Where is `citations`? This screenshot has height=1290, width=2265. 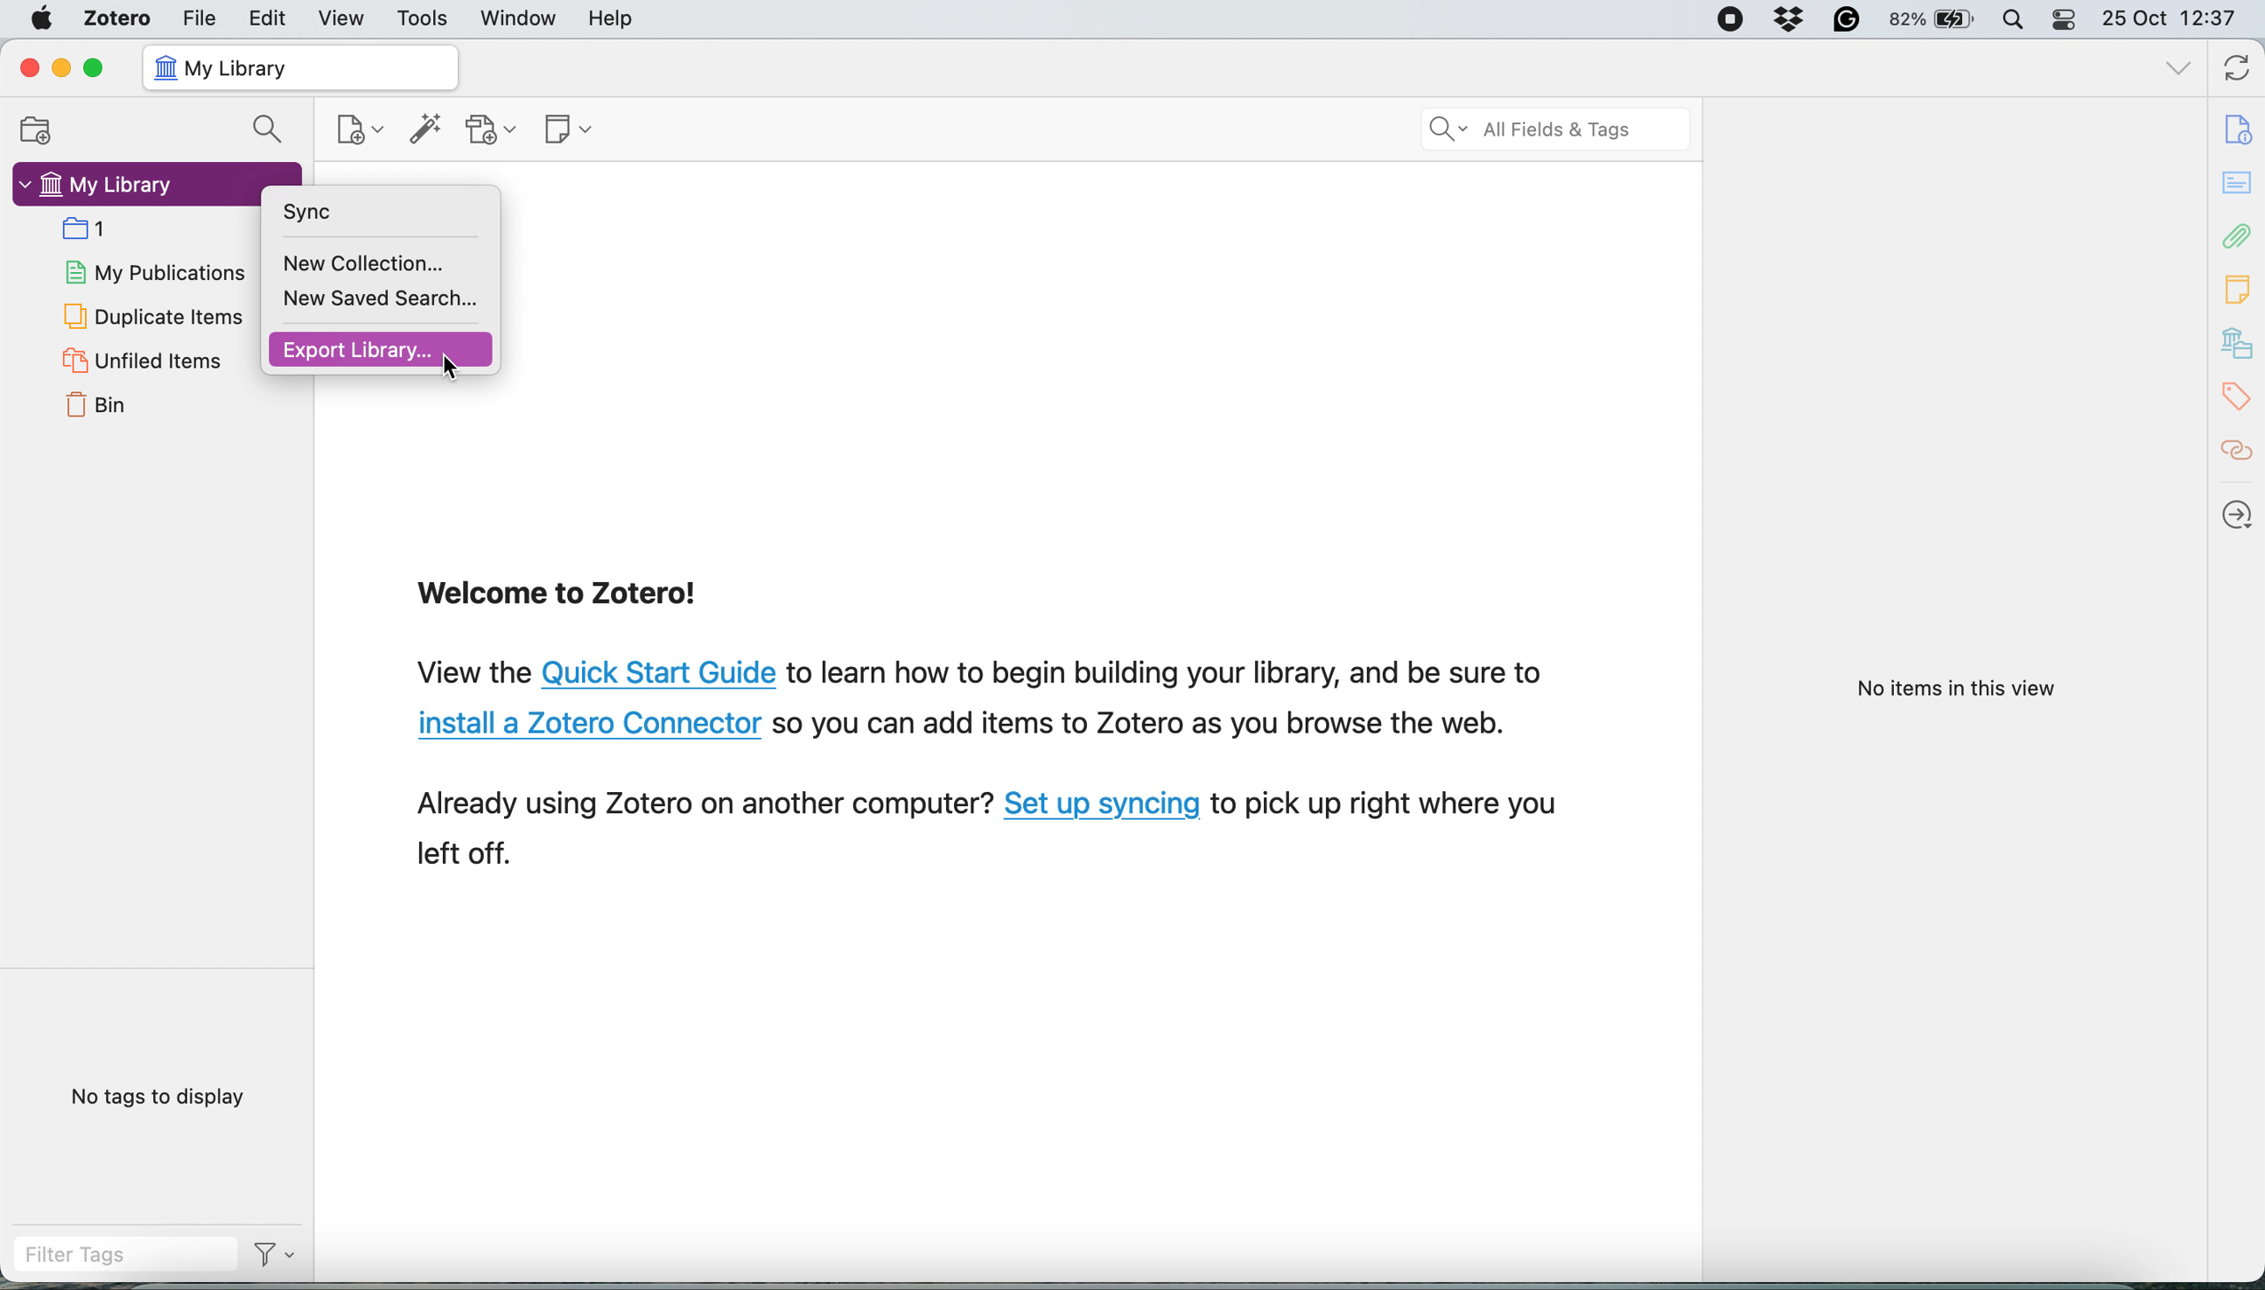
citations is located at coordinates (2241, 455).